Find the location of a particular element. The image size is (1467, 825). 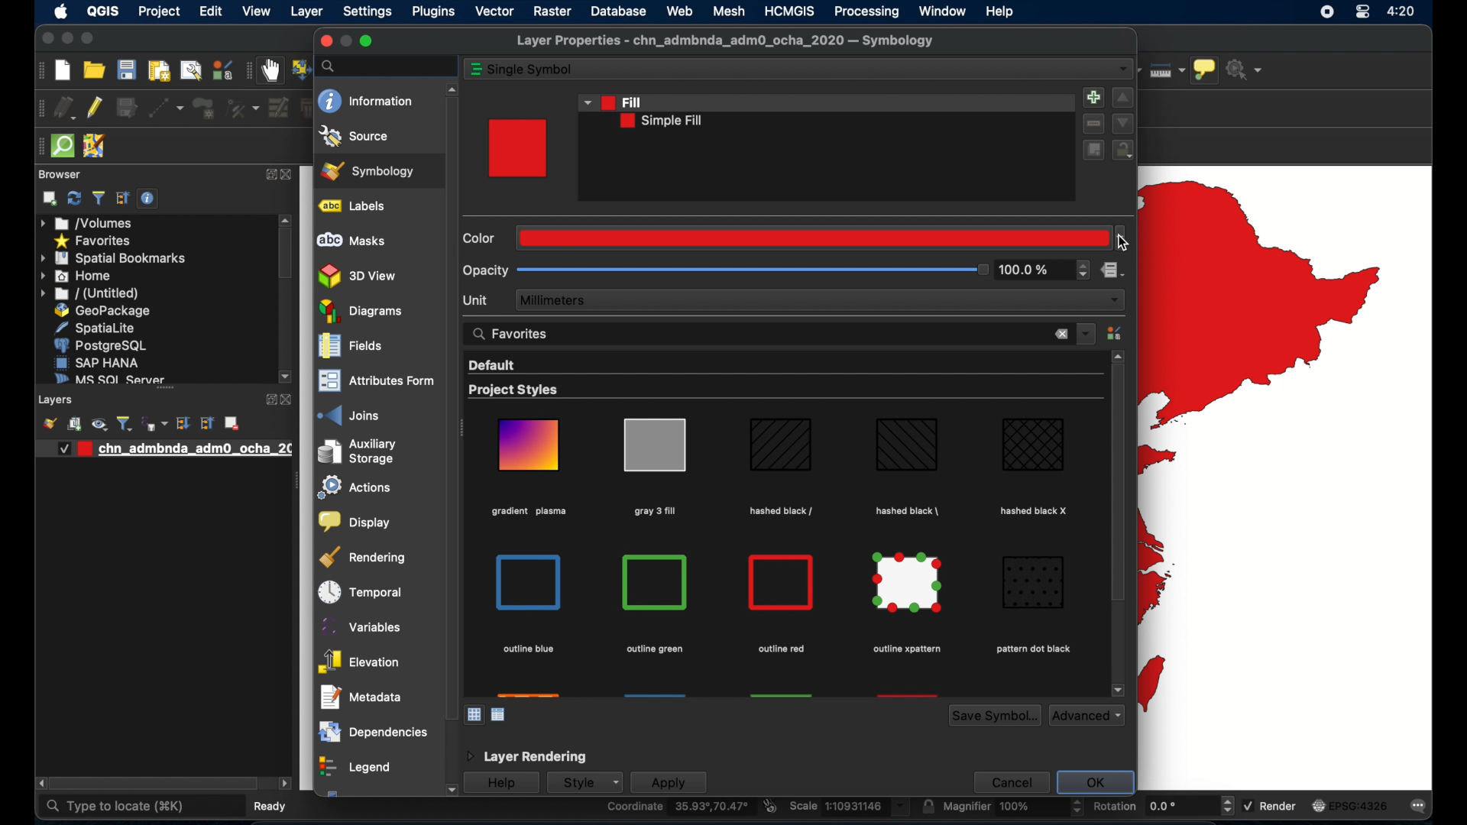

gradient plasma is located at coordinates (529, 513).